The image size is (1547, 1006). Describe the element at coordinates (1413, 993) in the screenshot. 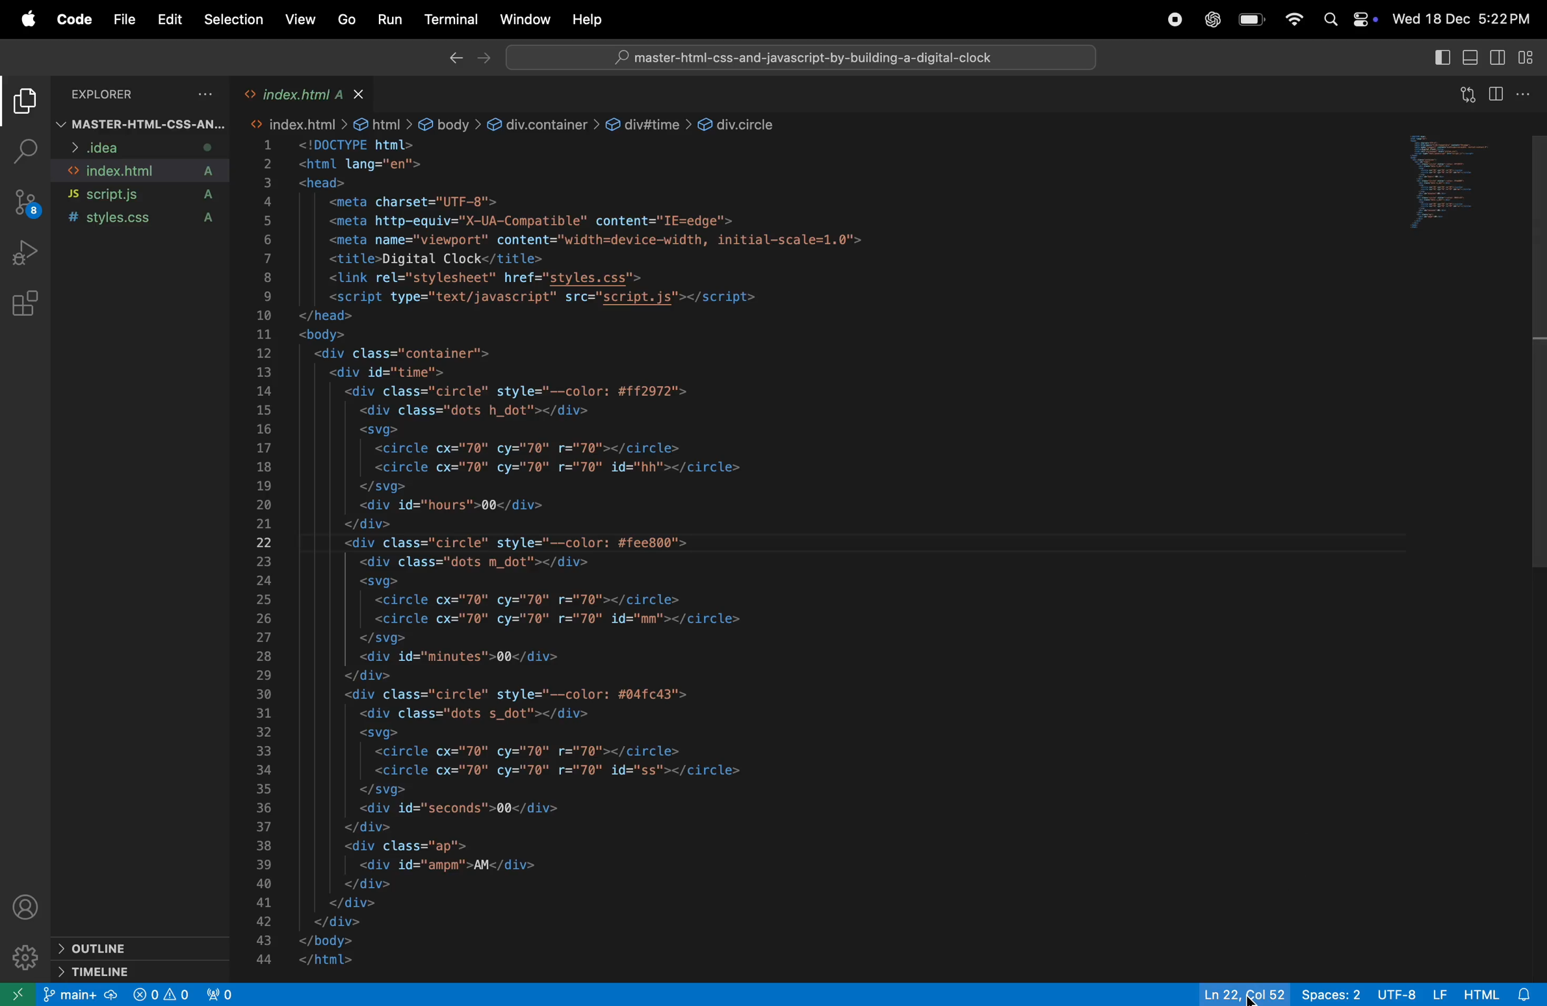

I see `utf -8 lf` at that location.